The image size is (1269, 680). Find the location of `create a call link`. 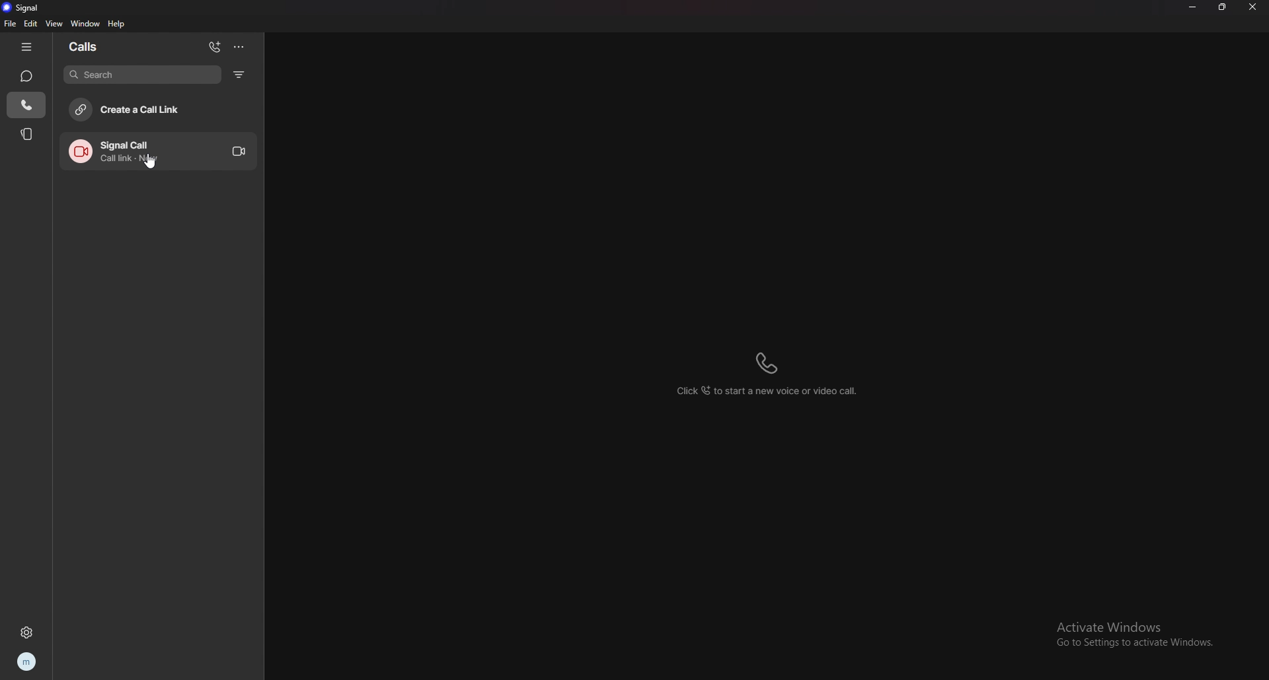

create a call link is located at coordinates (156, 110).